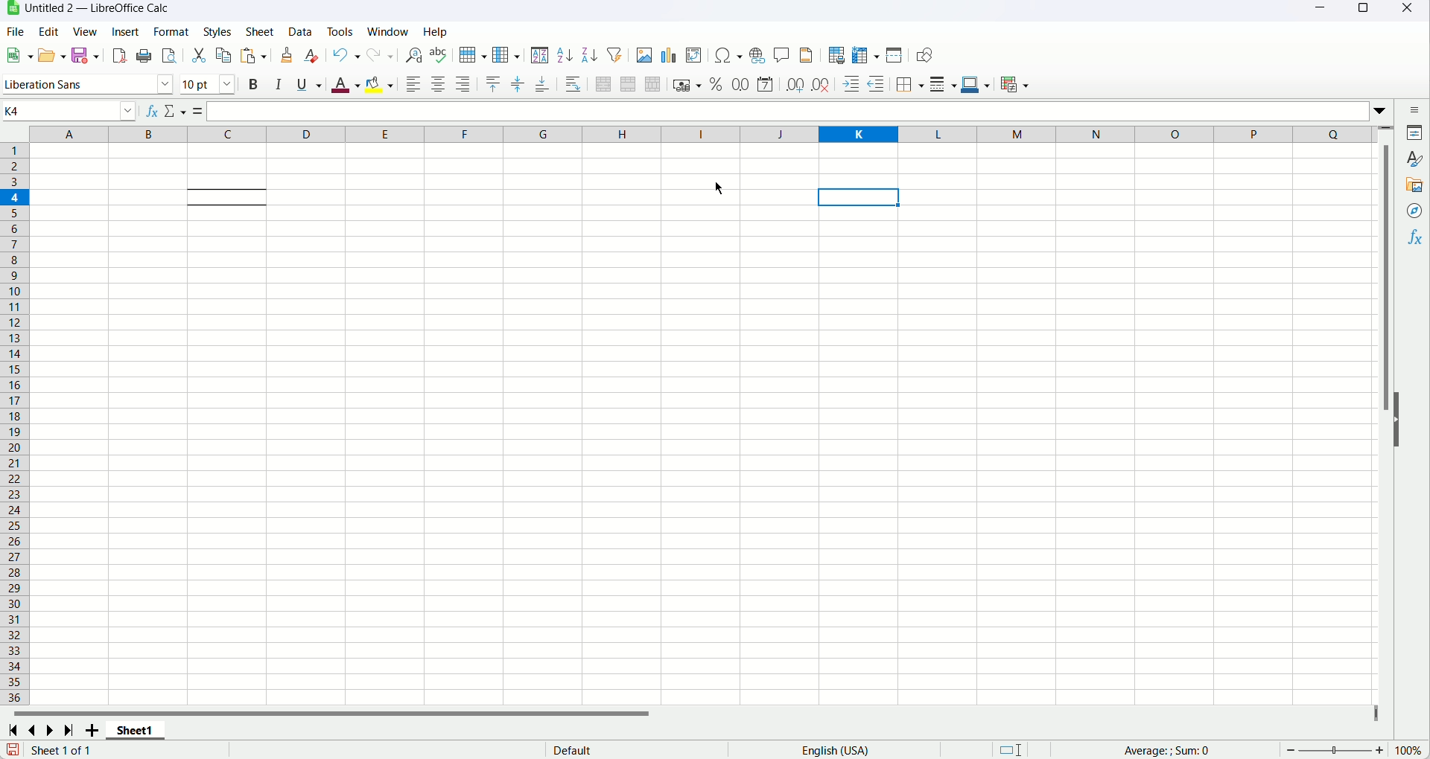  Describe the element at coordinates (259, 32) in the screenshot. I see `Sheet` at that location.